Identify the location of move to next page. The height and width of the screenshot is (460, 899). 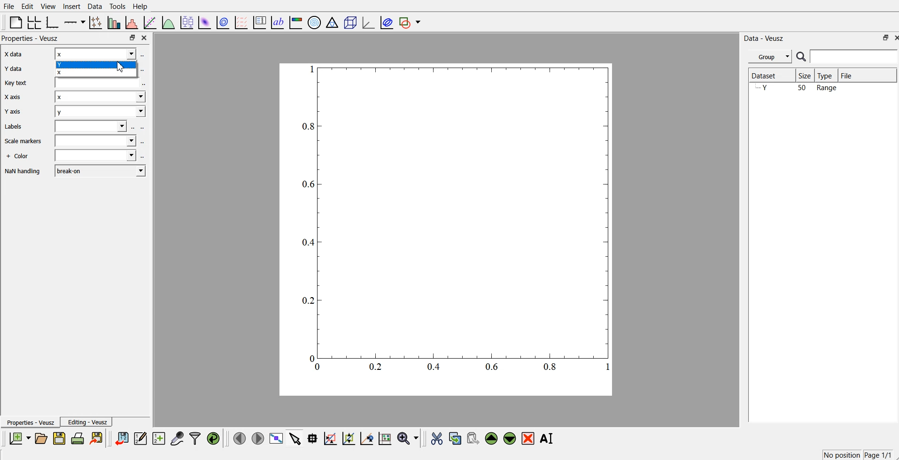
(257, 438).